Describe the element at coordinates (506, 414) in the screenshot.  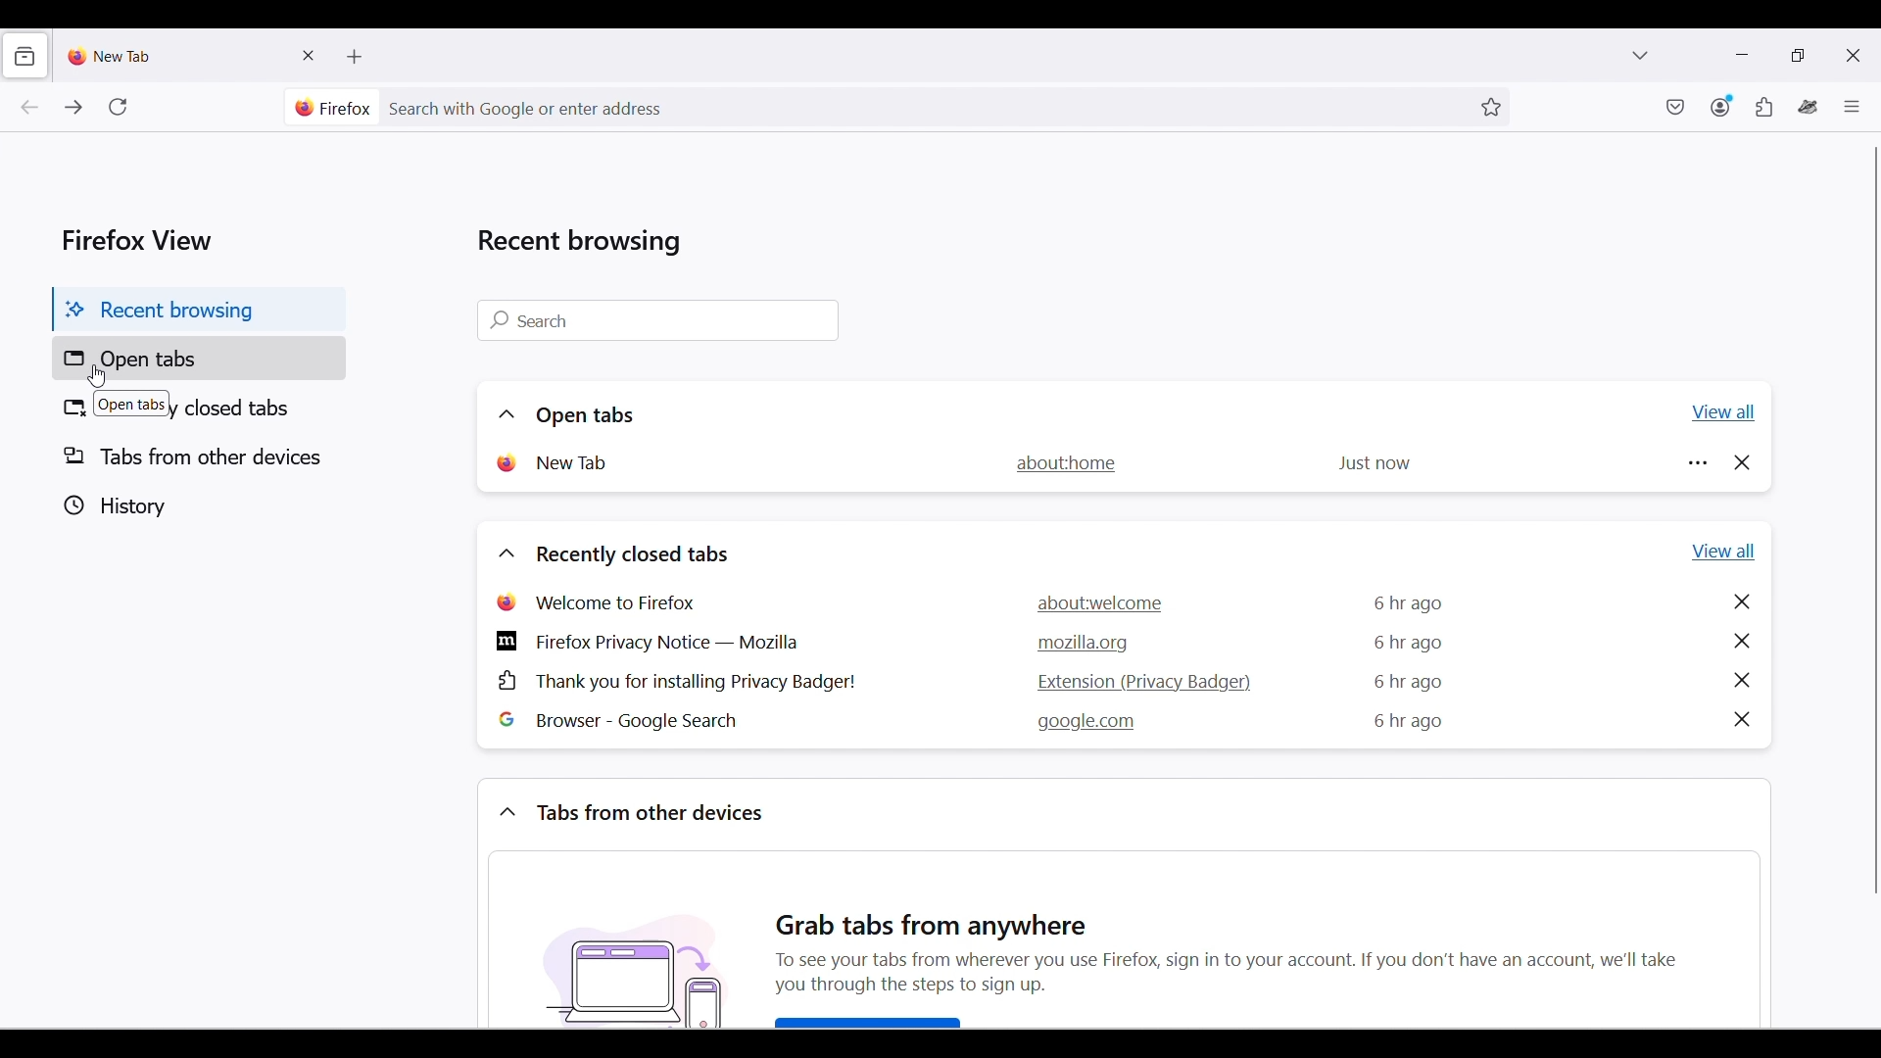
I see `Collapse Open tabs list` at that location.